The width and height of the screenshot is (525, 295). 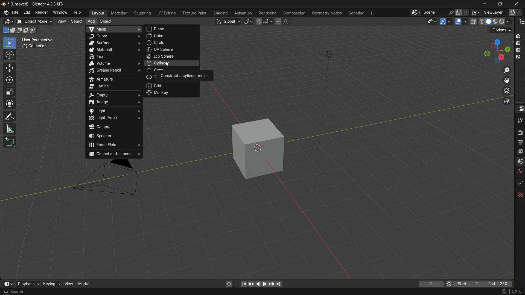 What do you see at coordinates (13, 292) in the screenshot?
I see `select` at bounding box center [13, 292].